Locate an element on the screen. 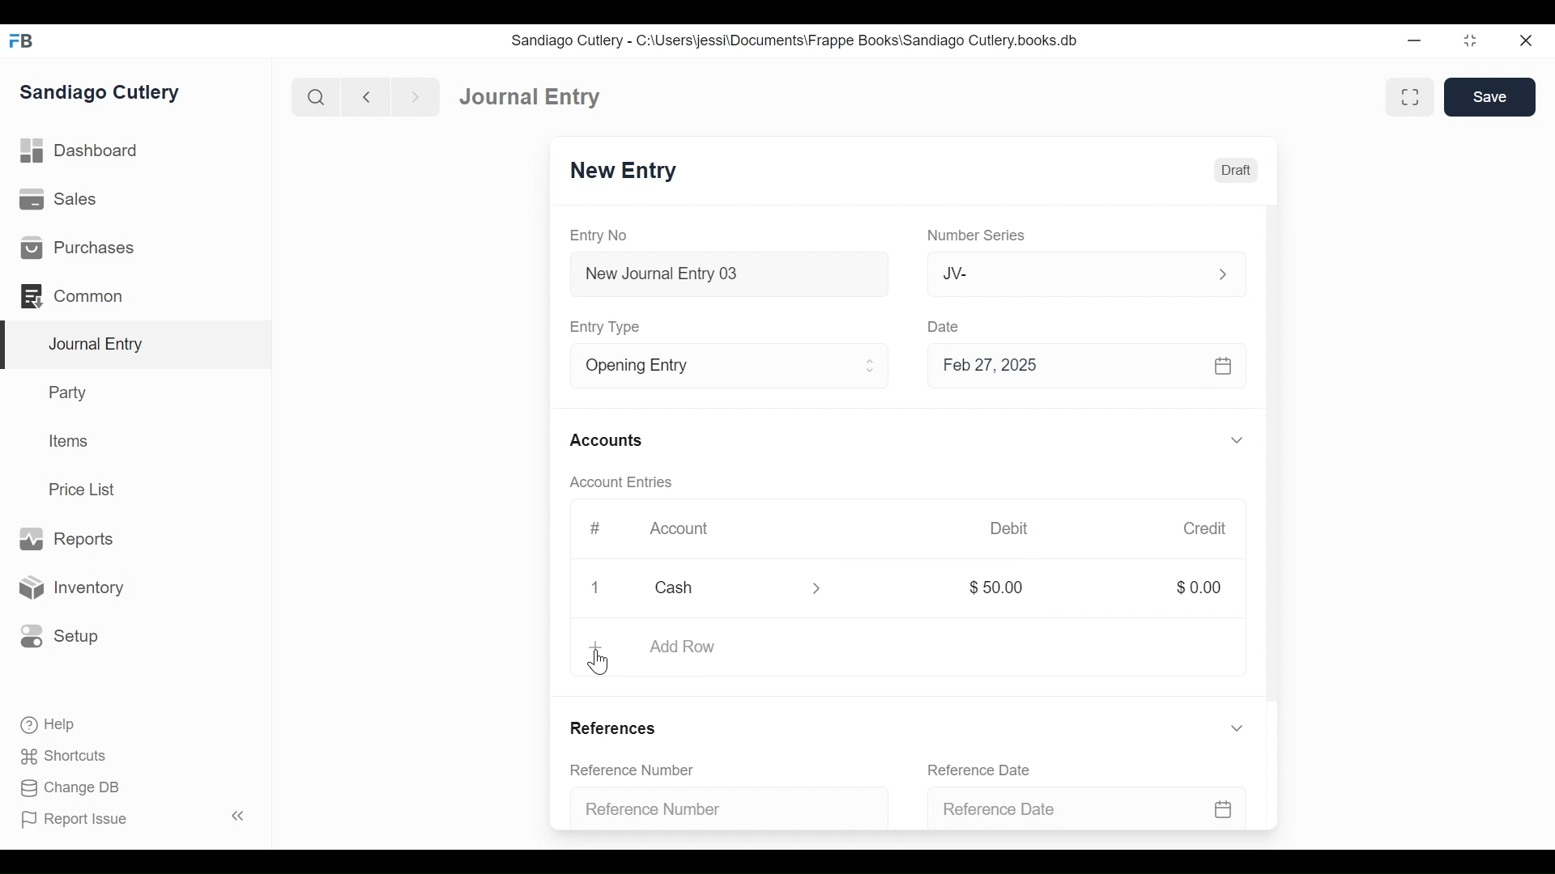 The image size is (1555, 874). Change DB is located at coordinates (69, 788).